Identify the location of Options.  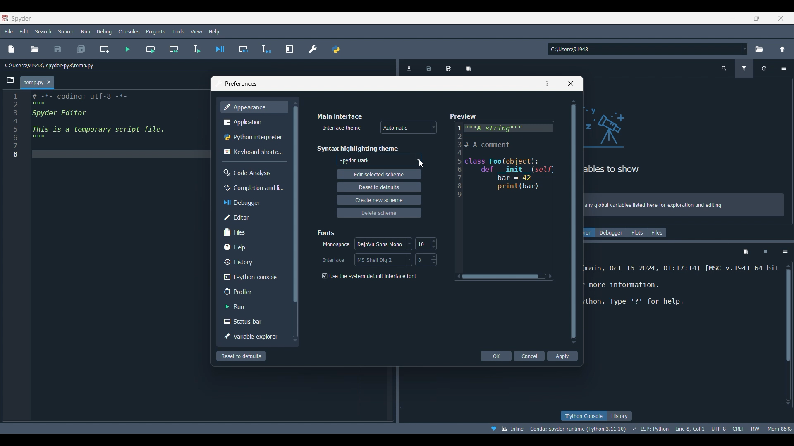
(783, 69).